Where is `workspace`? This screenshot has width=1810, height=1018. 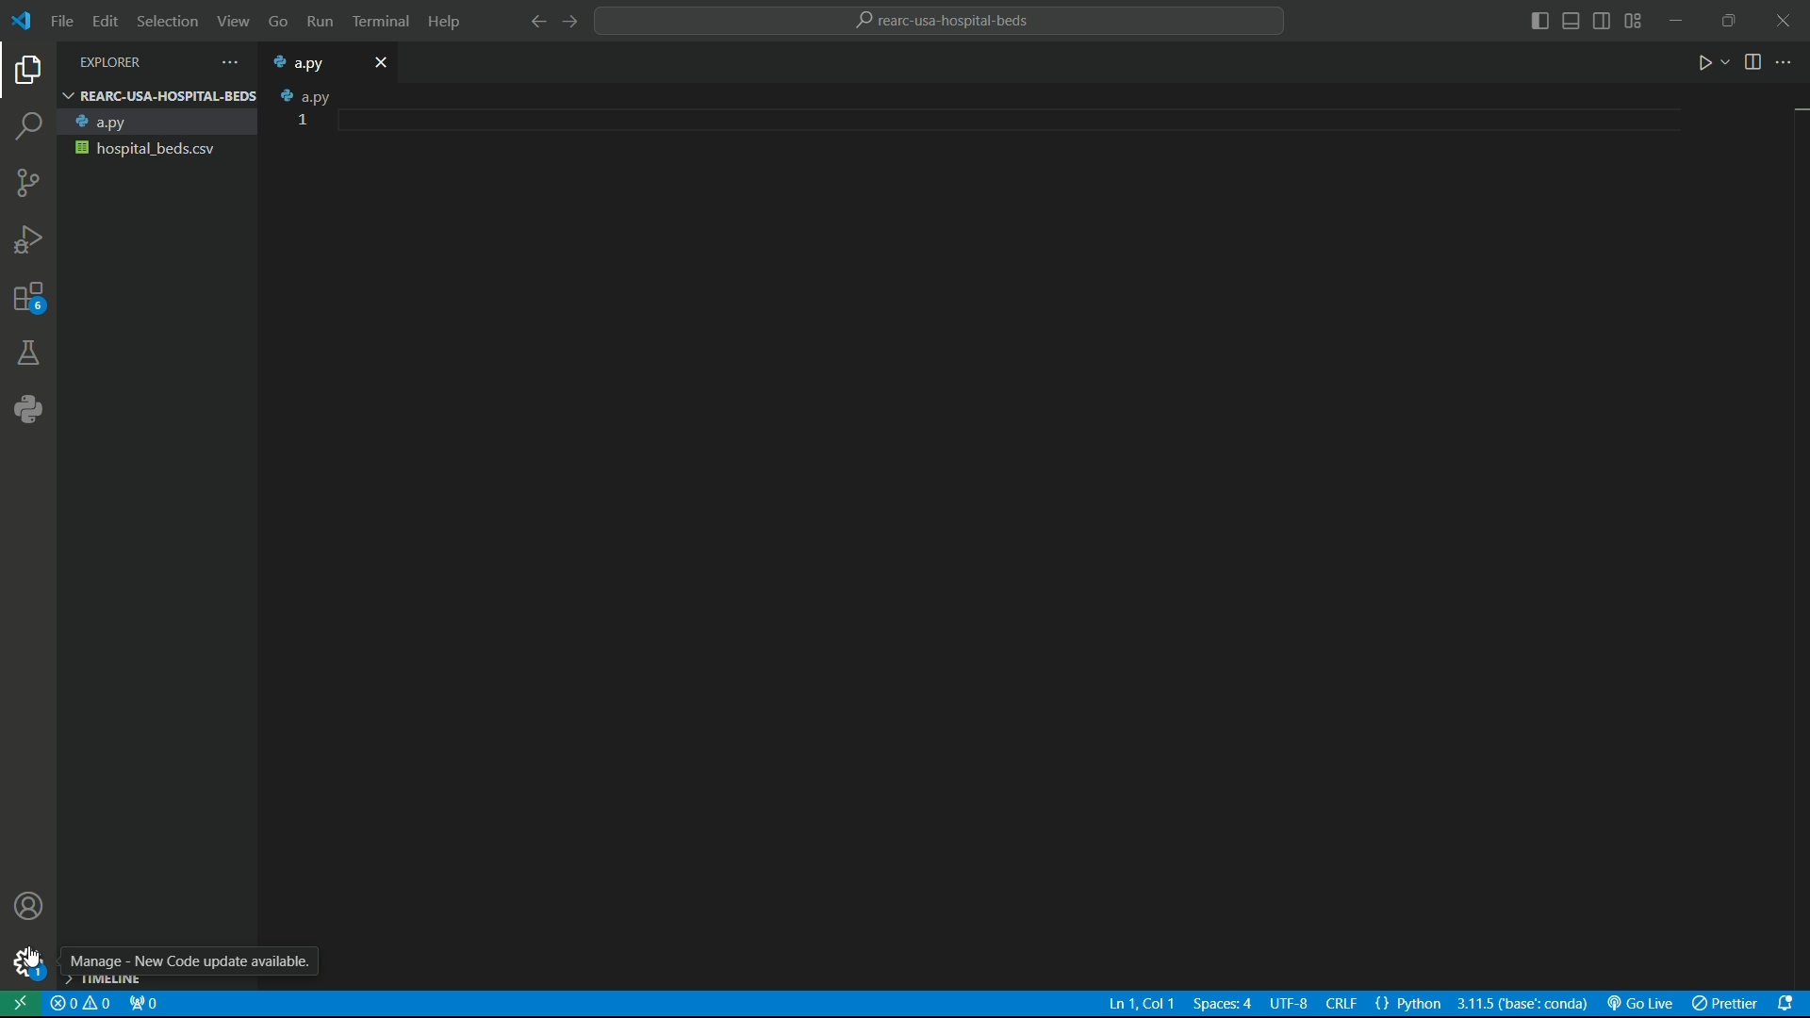
workspace is located at coordinates (1062, 530).